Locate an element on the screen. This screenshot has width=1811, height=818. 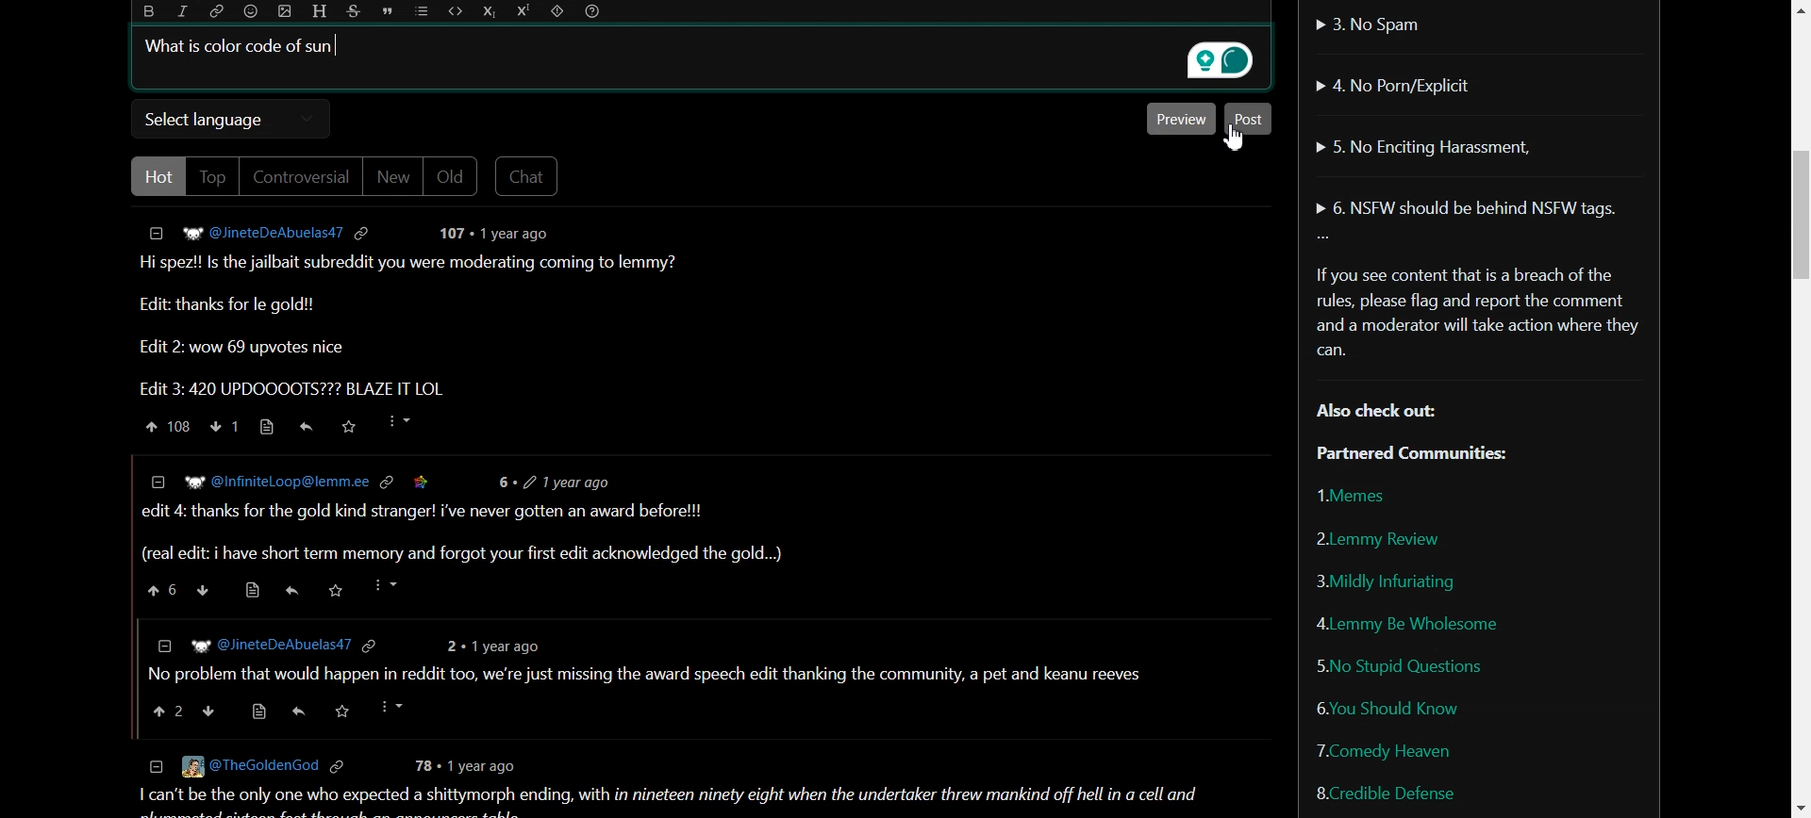
Edit: thanks for le gold!! is located at coordinates (220, 303).